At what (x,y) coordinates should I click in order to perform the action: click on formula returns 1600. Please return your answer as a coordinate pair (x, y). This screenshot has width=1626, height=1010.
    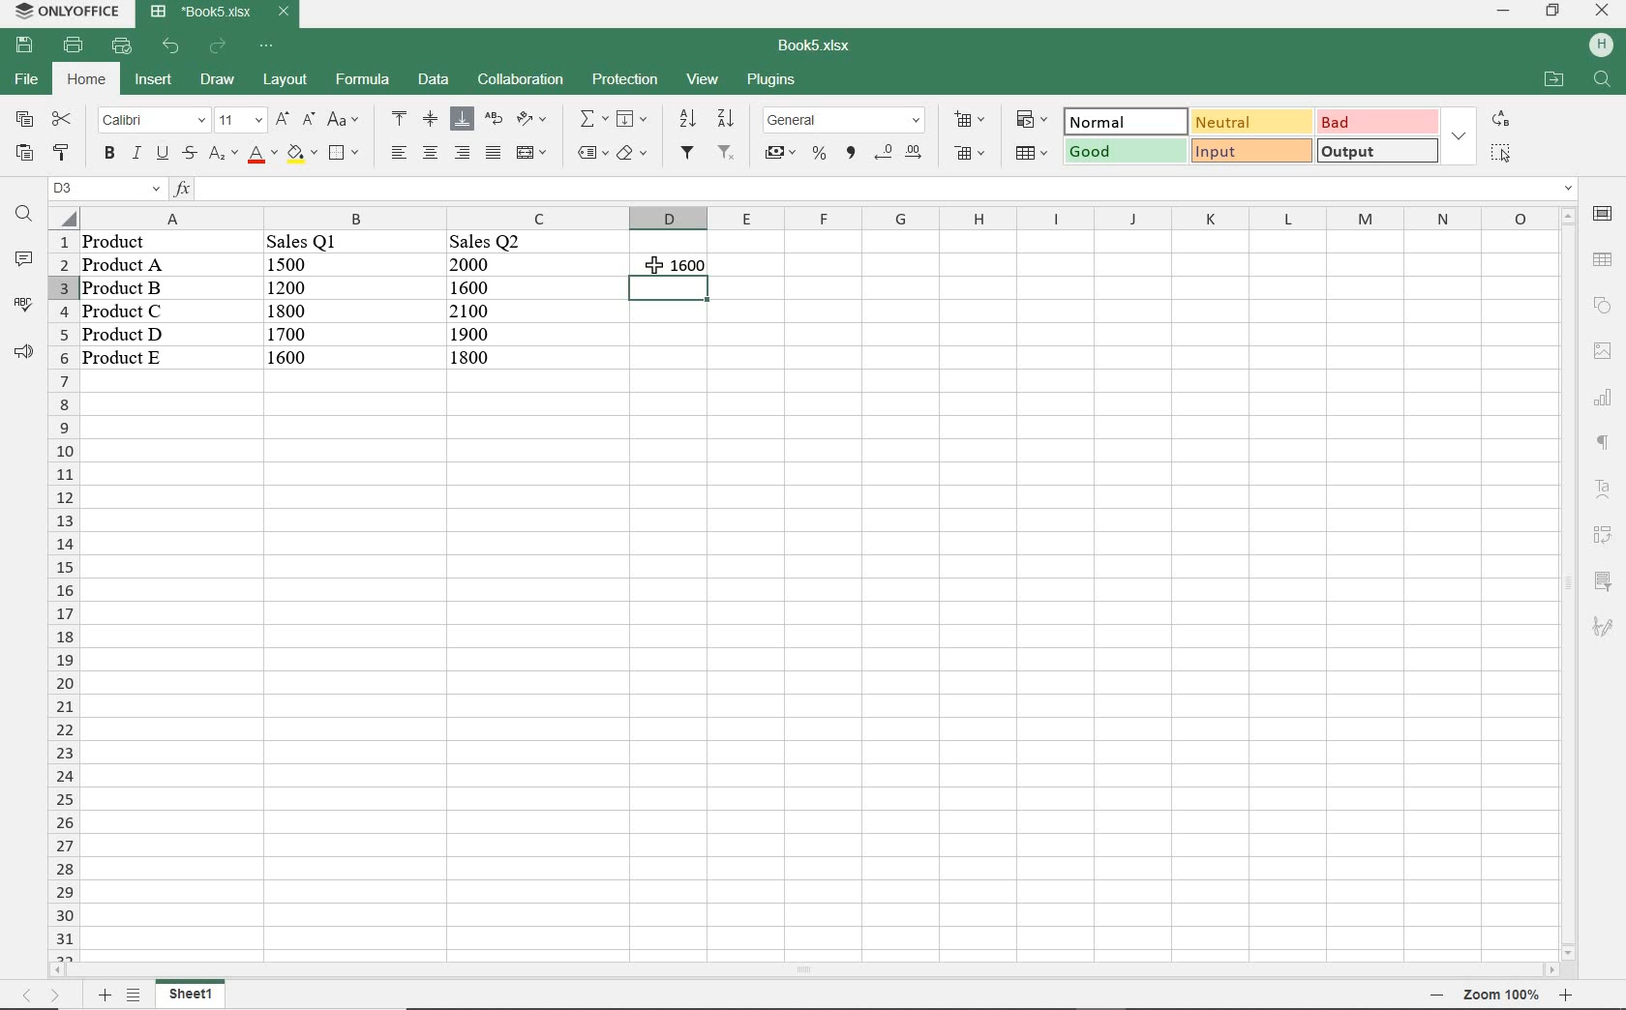
    Looking at the image, I should click on (672, 261).